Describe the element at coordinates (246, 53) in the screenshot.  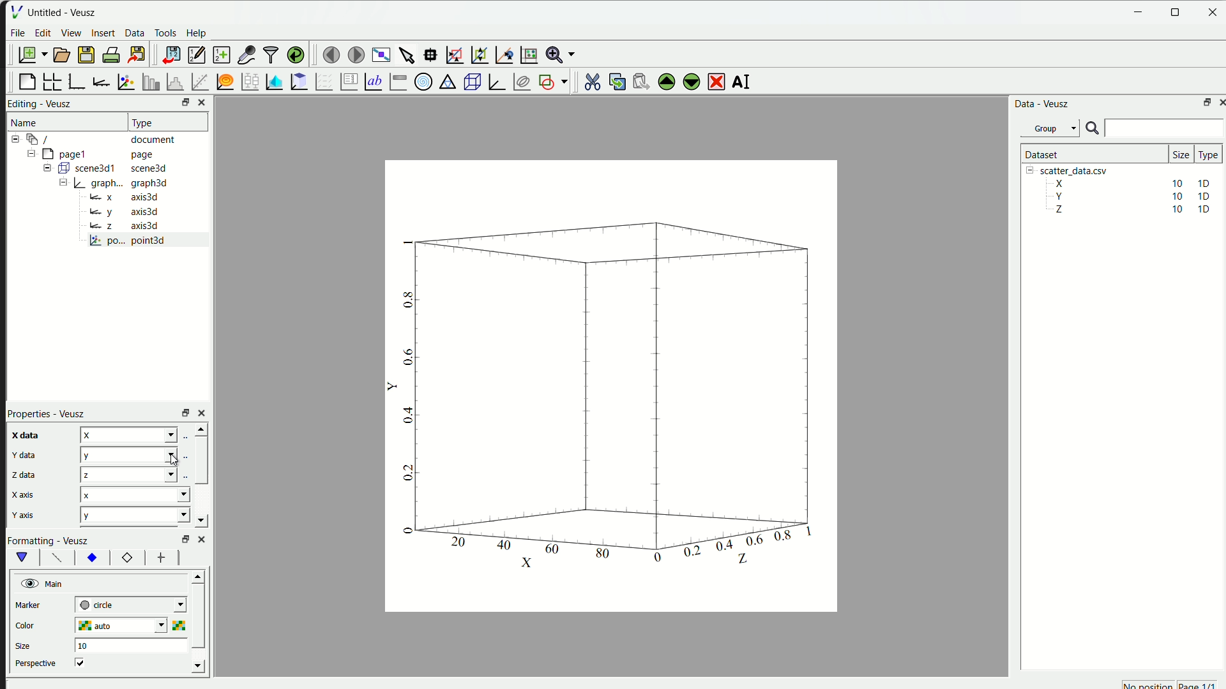
I see `capture a dataset` at that location.